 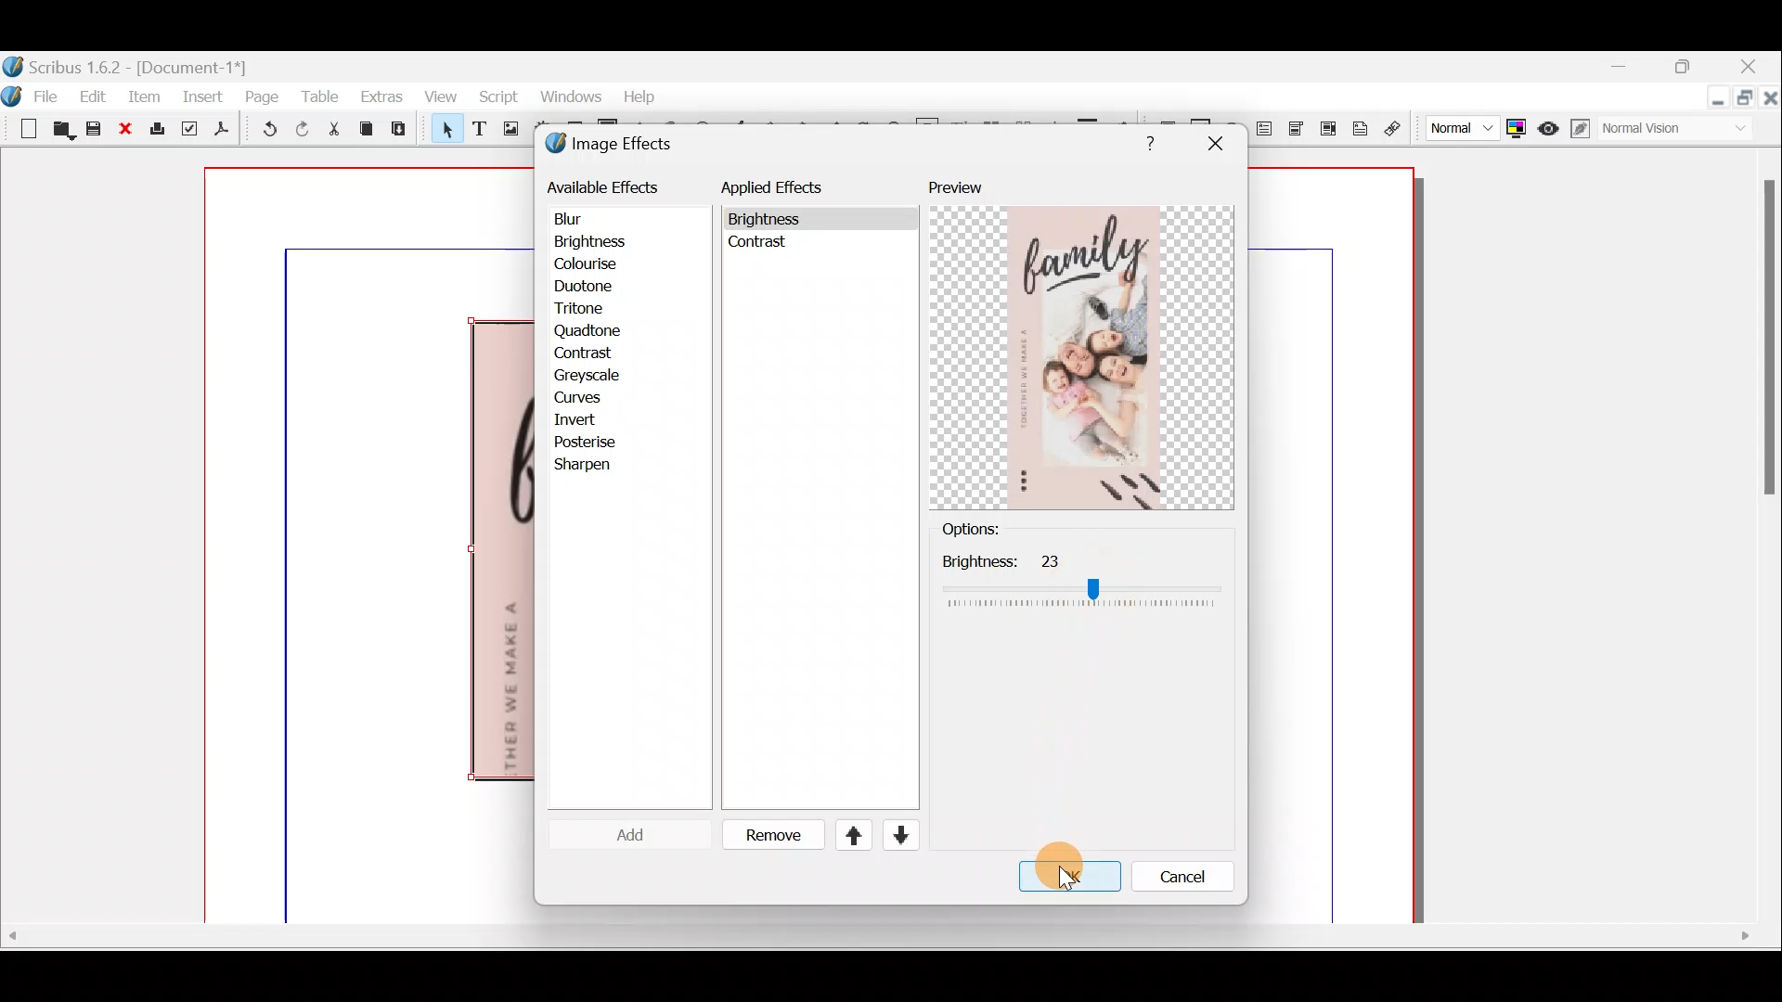 What do you see at coordinates (367, 129) in the screenshot?
I see `Copy` at bounding box center [367, 129].